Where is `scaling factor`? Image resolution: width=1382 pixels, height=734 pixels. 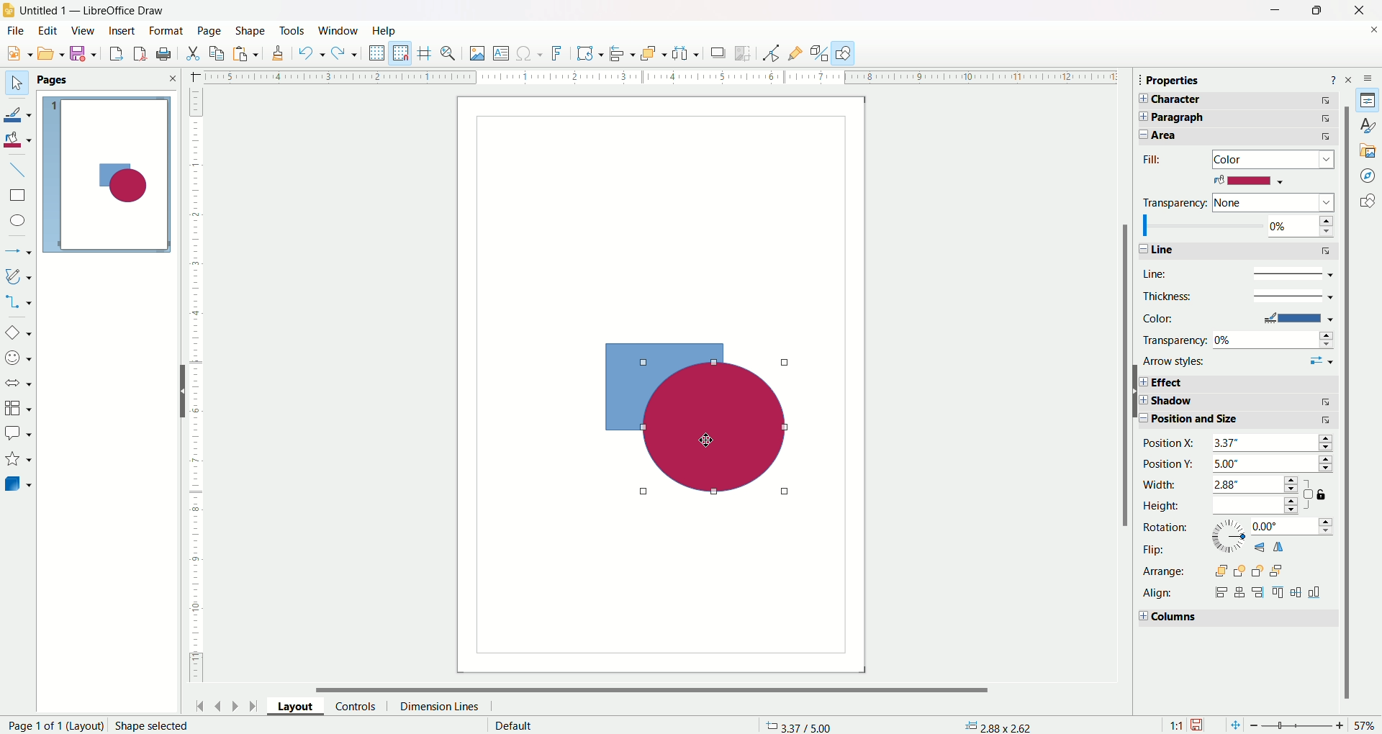 scaling factor is located at coordinates (1173, 724).